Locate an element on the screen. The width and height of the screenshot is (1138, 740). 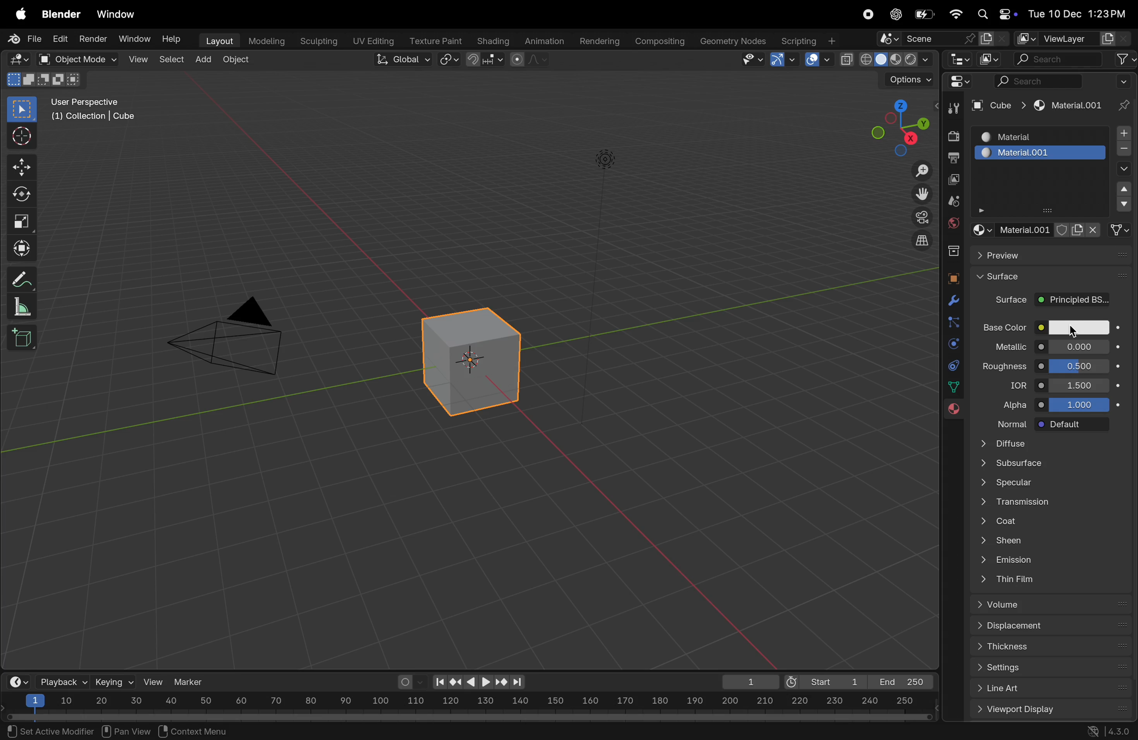
time is located at coordinates (17, 681).